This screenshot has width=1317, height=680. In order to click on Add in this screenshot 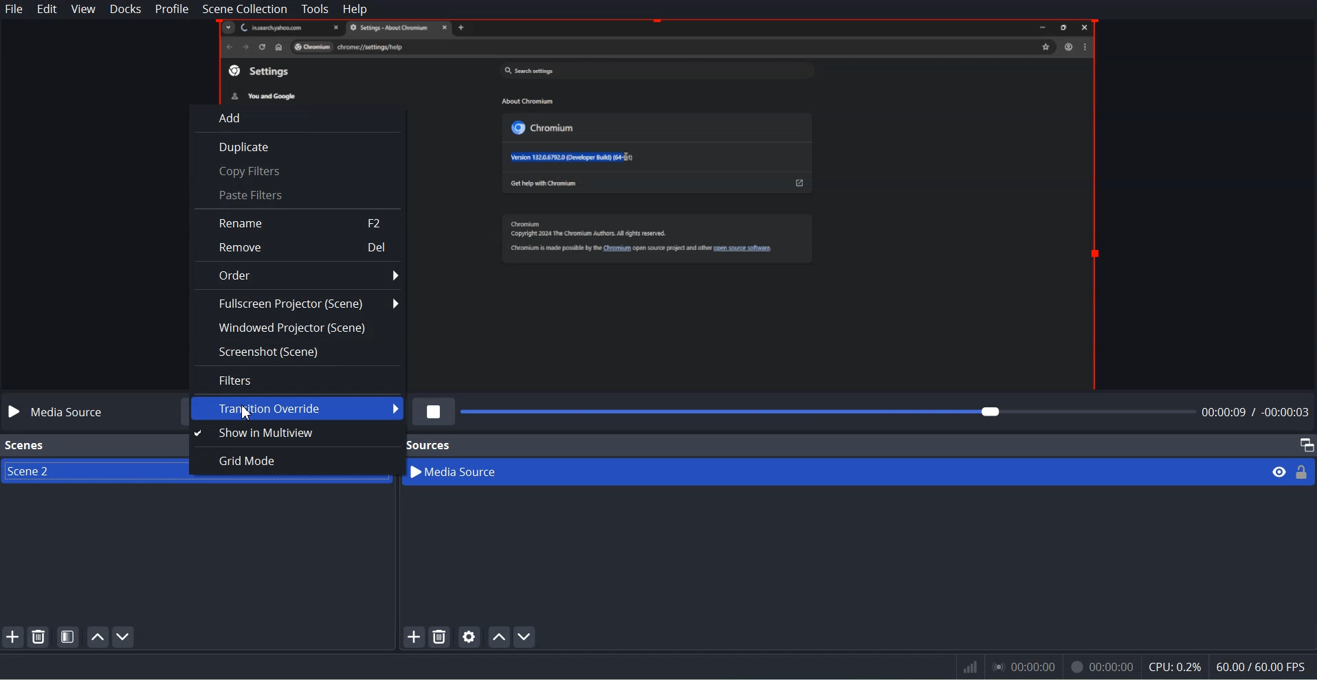, I will do `click(299, 117)`.